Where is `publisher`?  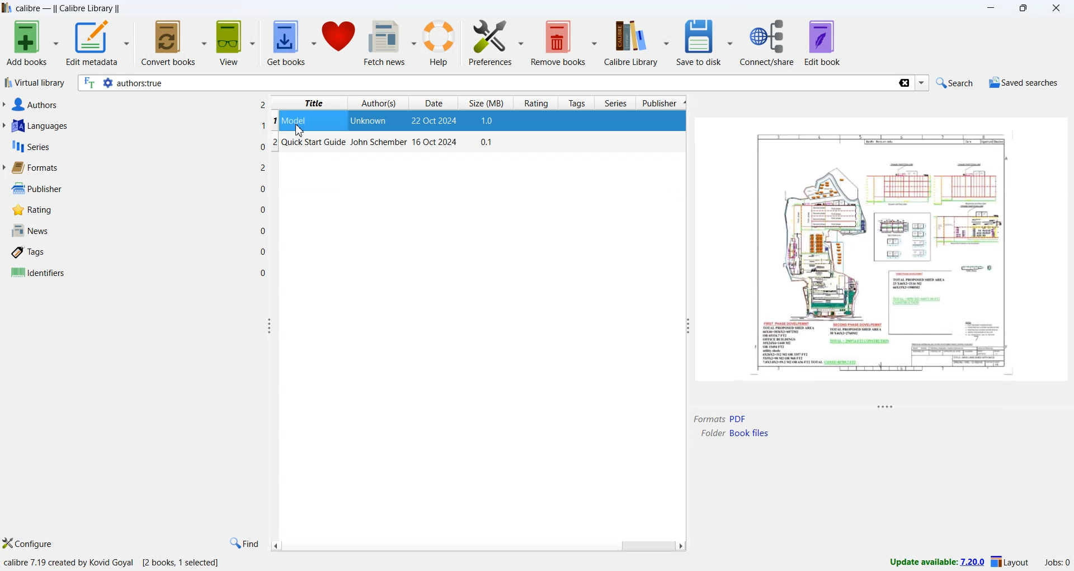
publisher is located at coordinates (35, 189).